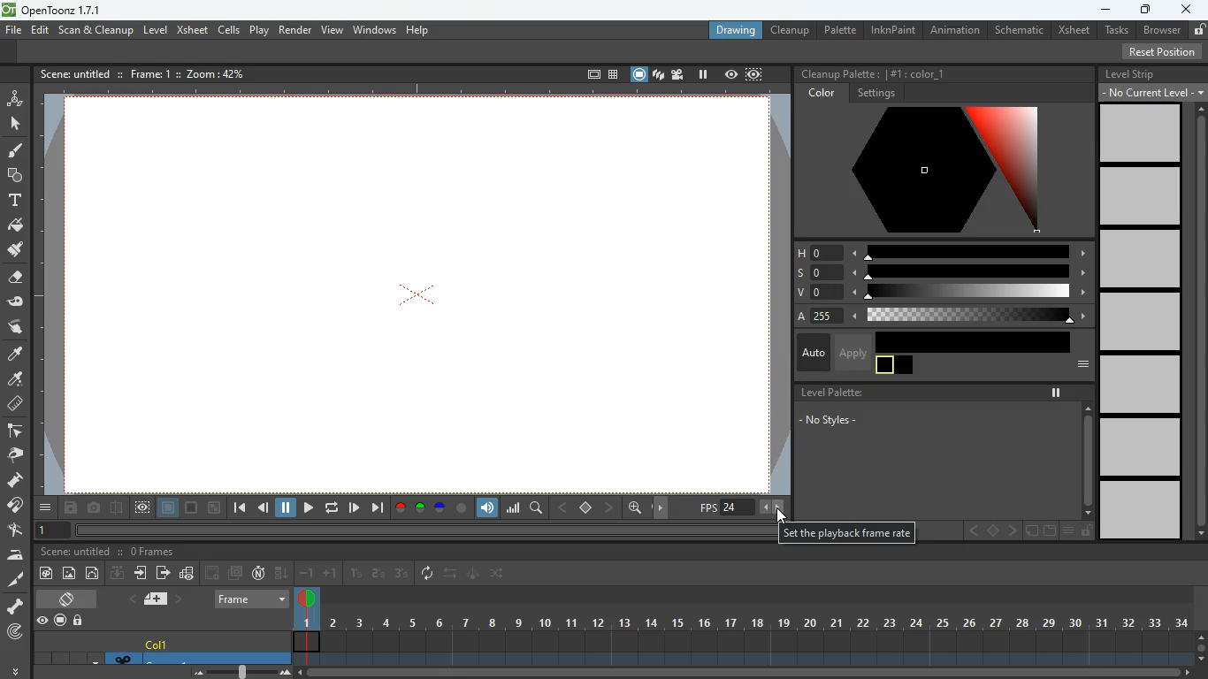 The width and height of the screenshot is (1208, 679). I want to click on edit, so click(94, 575).